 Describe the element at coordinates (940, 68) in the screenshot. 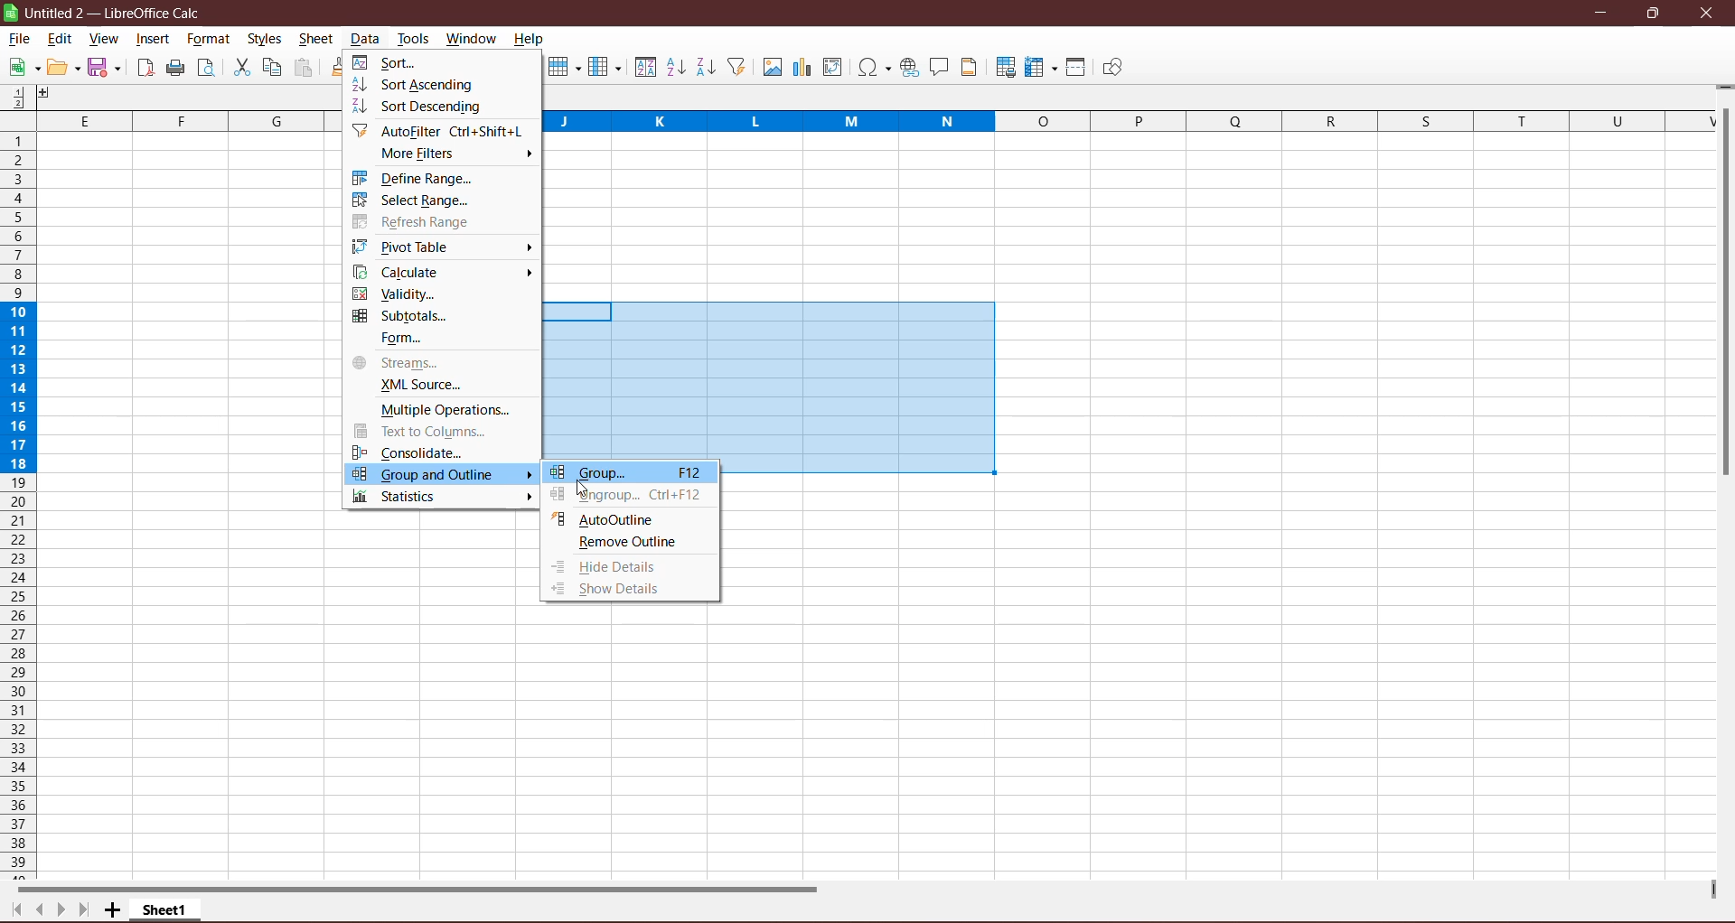

I see `Insert Comment` at that location.